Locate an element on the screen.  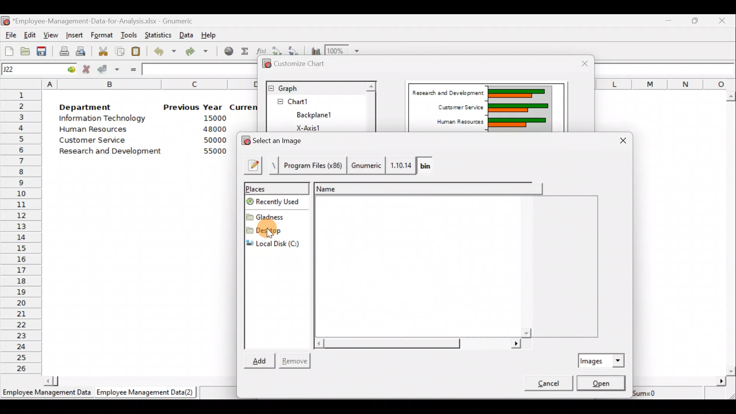
50000 is located at coordinates (214, 140).